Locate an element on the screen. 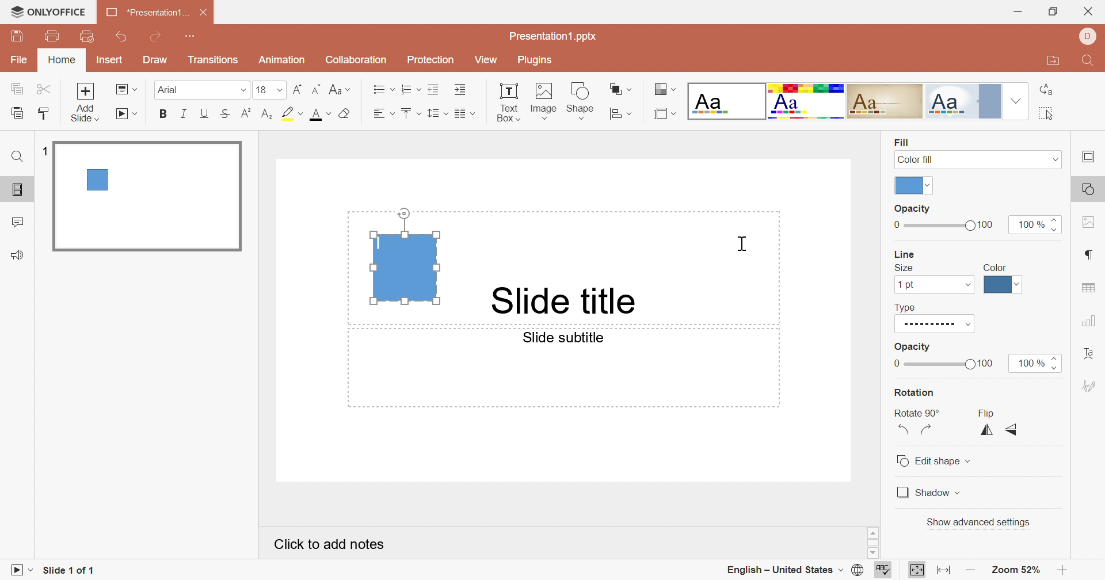 The width and height of the screenshot is (1105, 580). 1 pt is located at coordinates (905, 285).